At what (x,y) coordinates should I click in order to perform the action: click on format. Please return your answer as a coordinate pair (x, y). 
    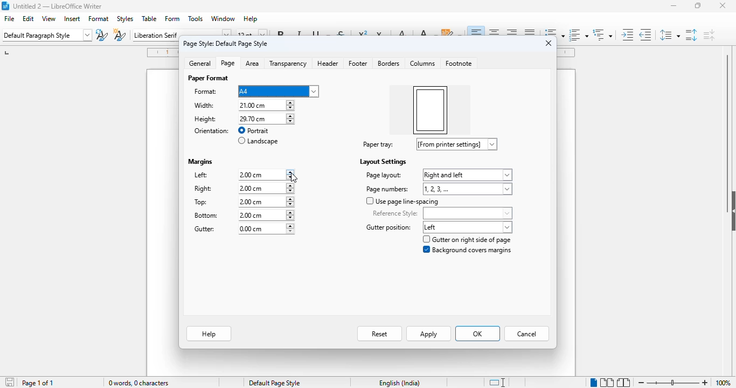
    Looking at the image, I should click on (99, 18).